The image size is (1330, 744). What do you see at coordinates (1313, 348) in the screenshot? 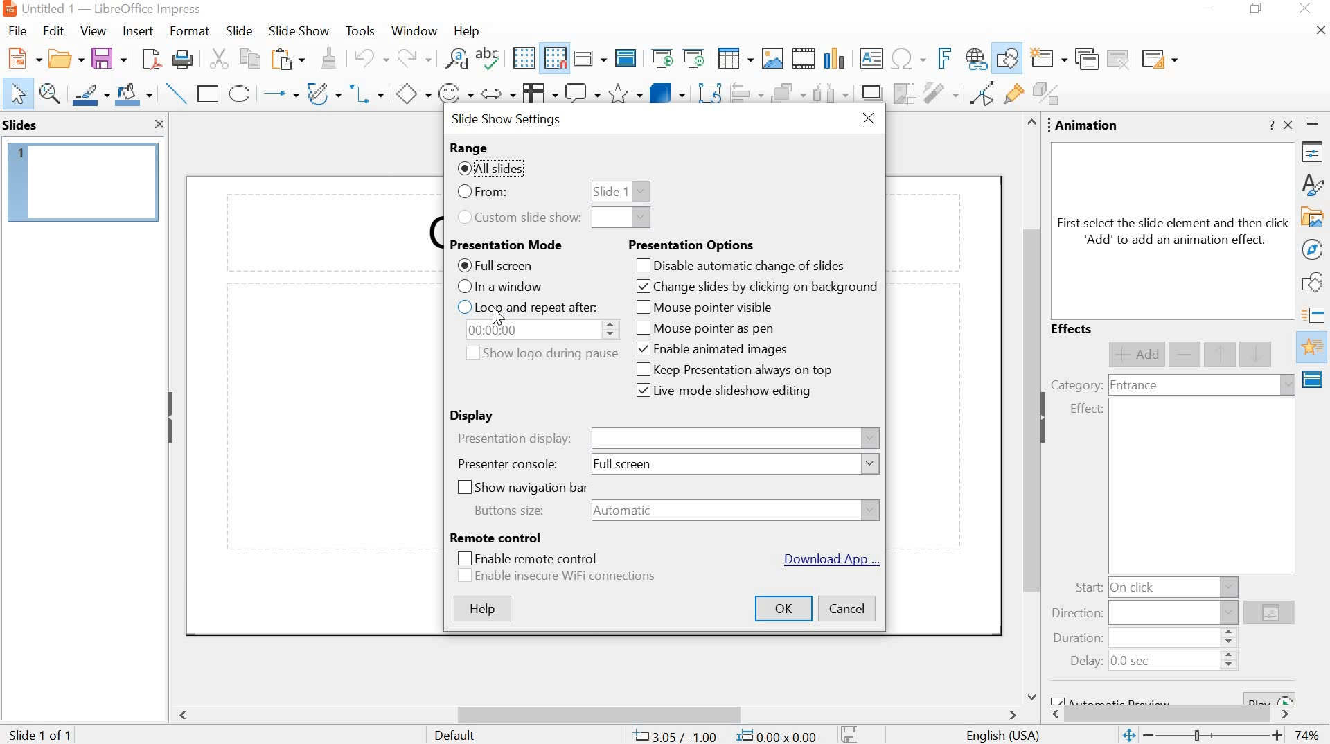
I see `animation` at bounding box center [1313, 348].